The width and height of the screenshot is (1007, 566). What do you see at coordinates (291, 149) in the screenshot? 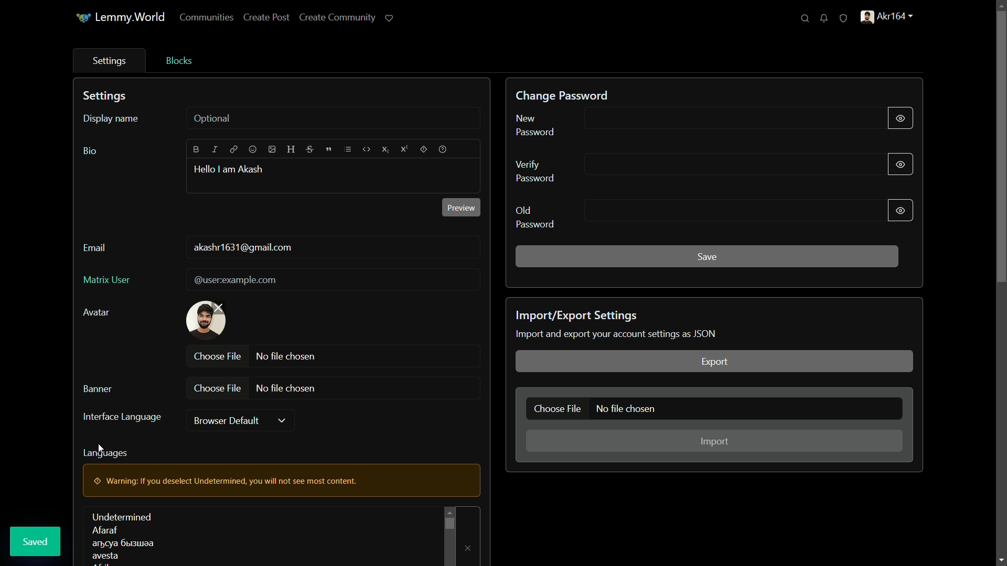
I see `header` at bounding box center [291, 149].